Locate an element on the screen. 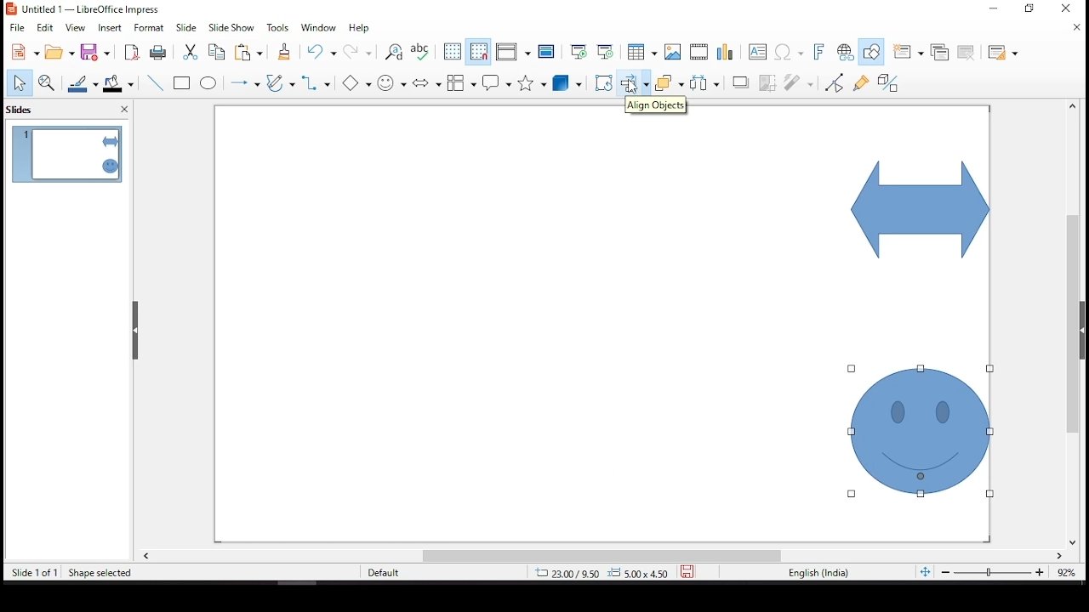  display views is located at coordinates (513, 52).